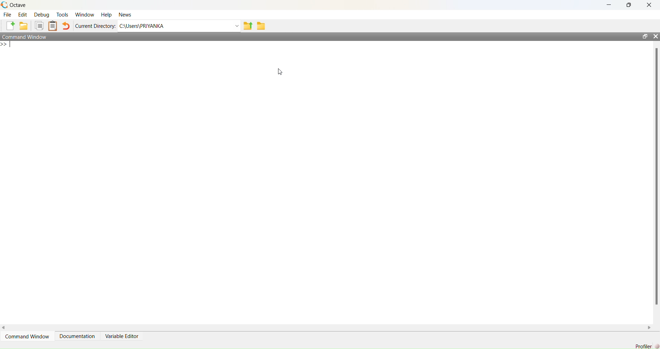 The width and height of the screenshot is (660, 349). What do you see at coordinates (78, 336) in the screenshot?
I see `Documentation` at bounding box center [78, 336].